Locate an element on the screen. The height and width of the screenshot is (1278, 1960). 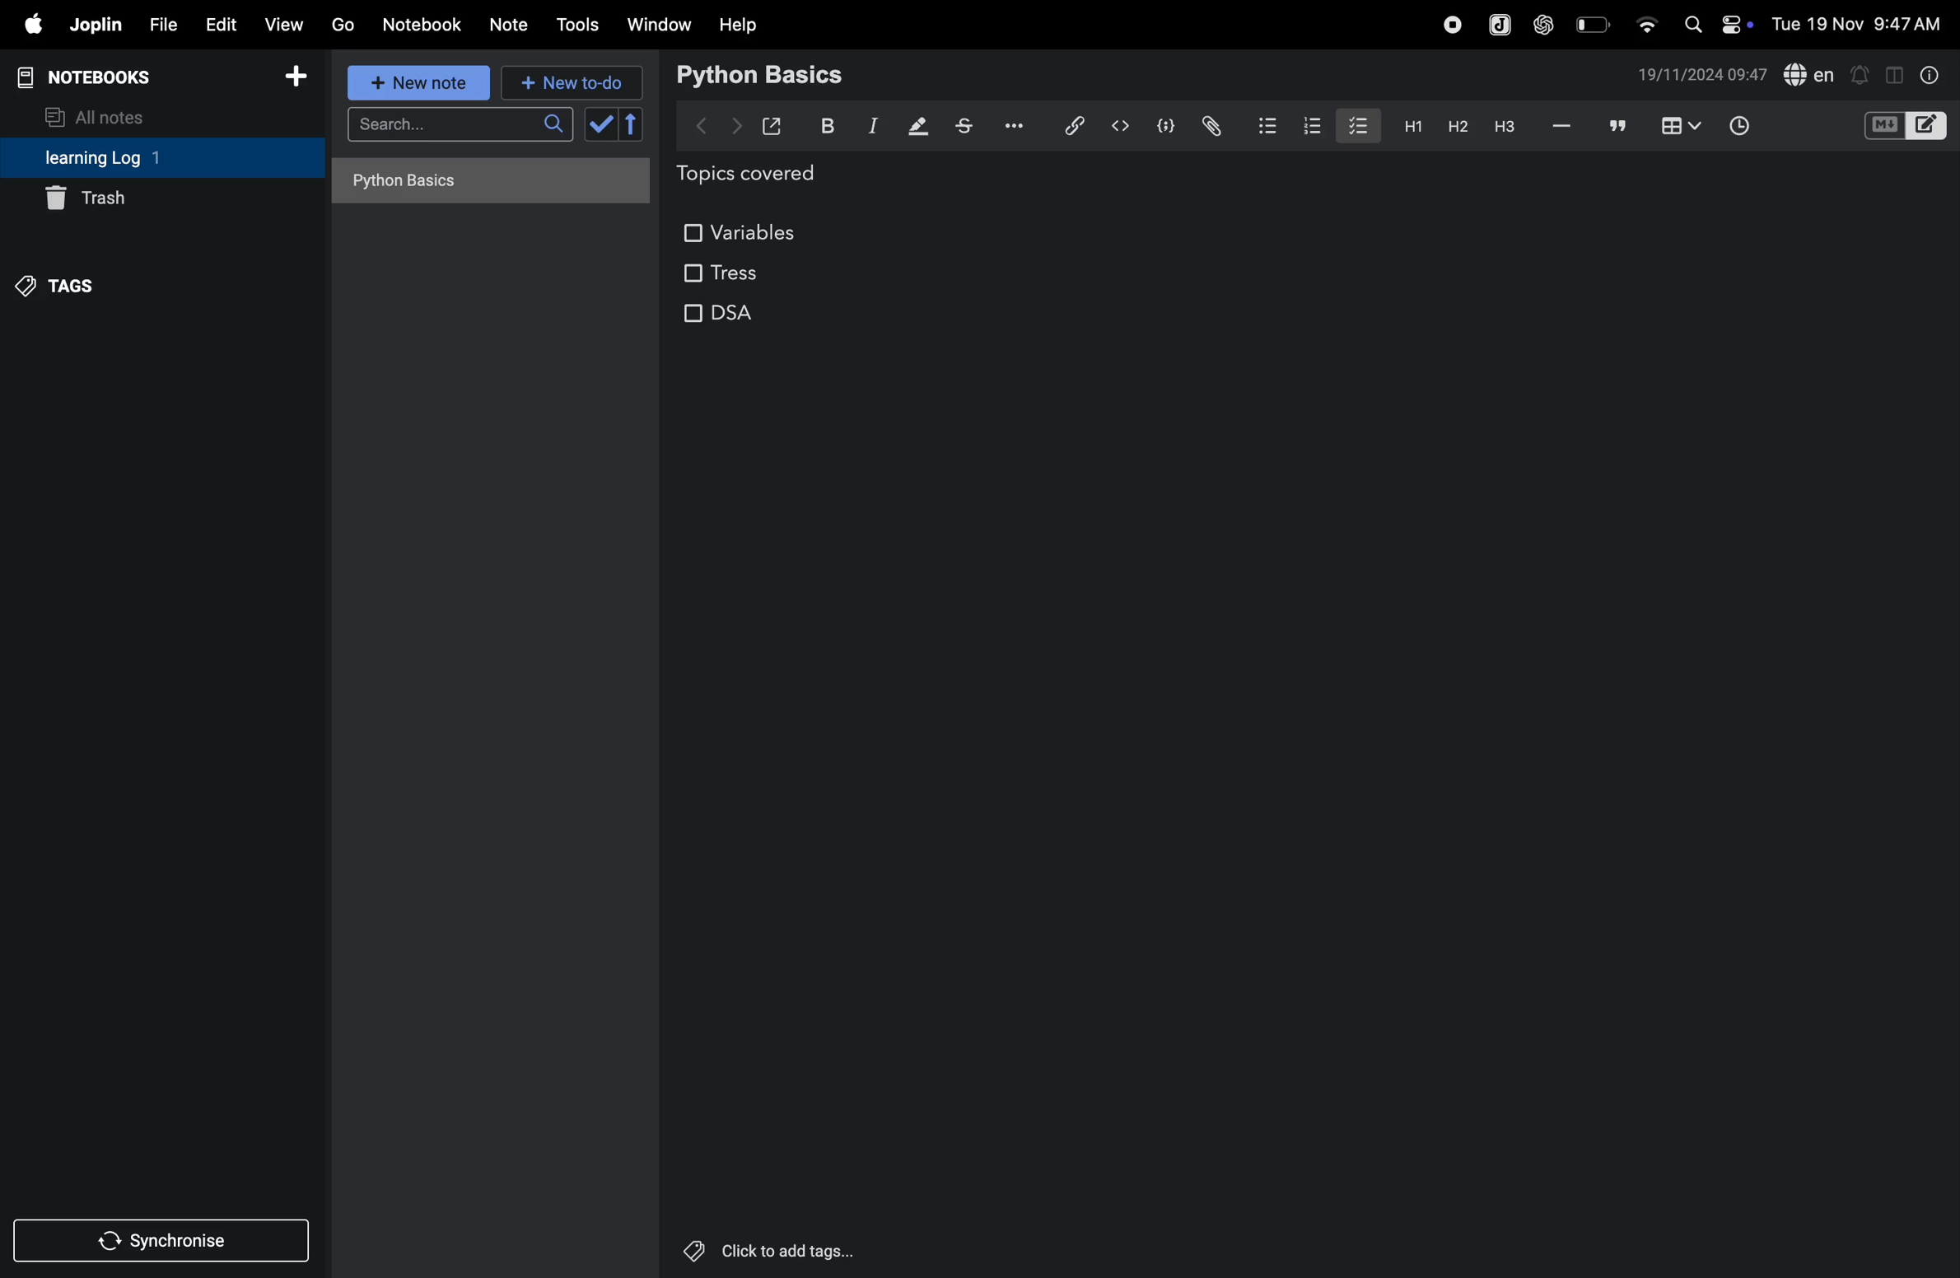
checkbox is located at coordinates (1356, 124).